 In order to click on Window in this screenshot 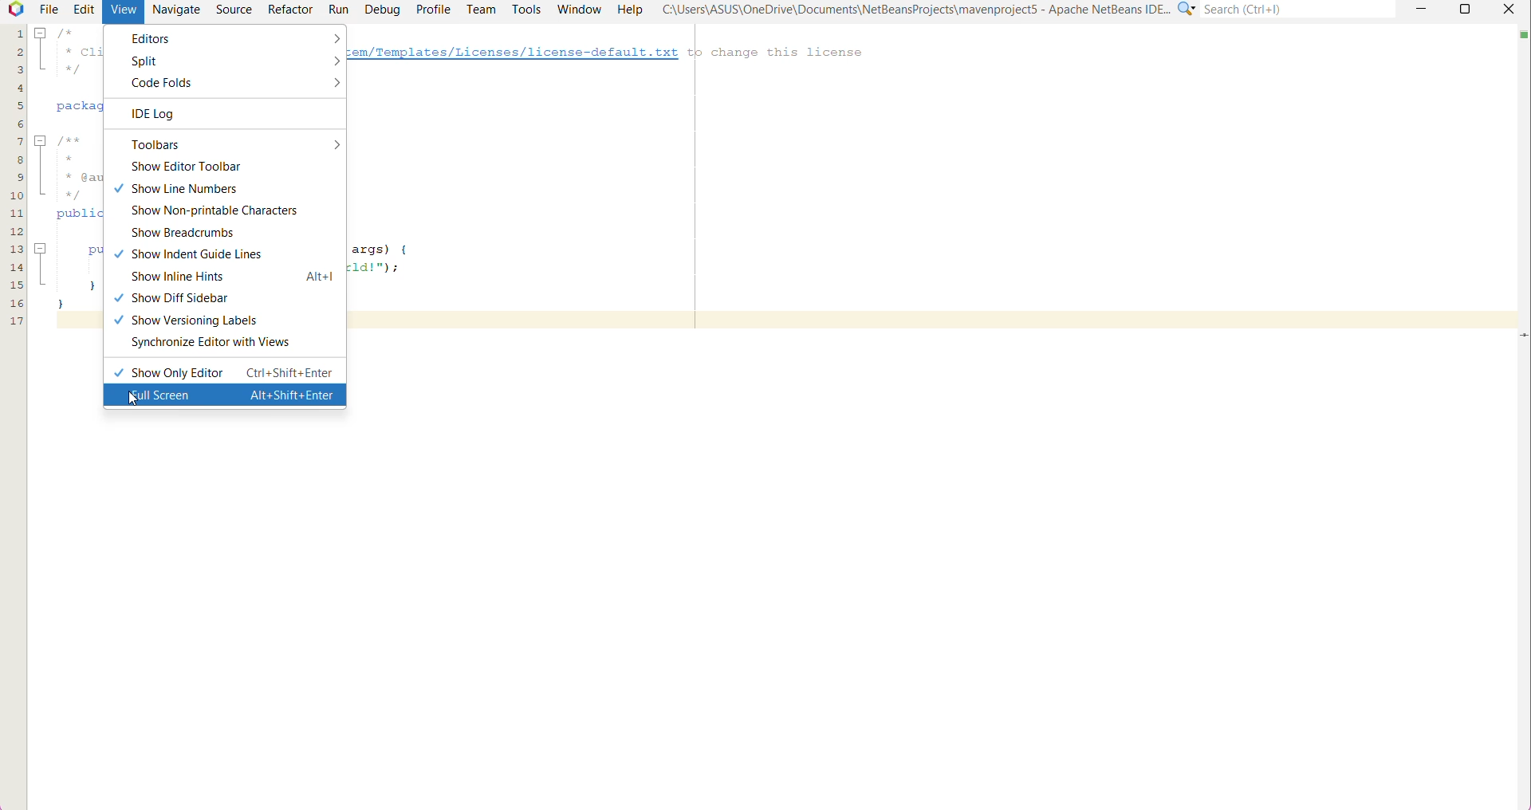, I will do `click(578, 9)`.